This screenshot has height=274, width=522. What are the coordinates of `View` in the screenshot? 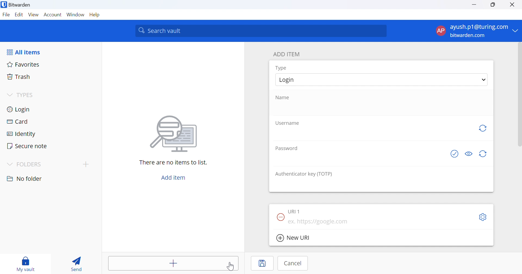 It's located at (33, 14).